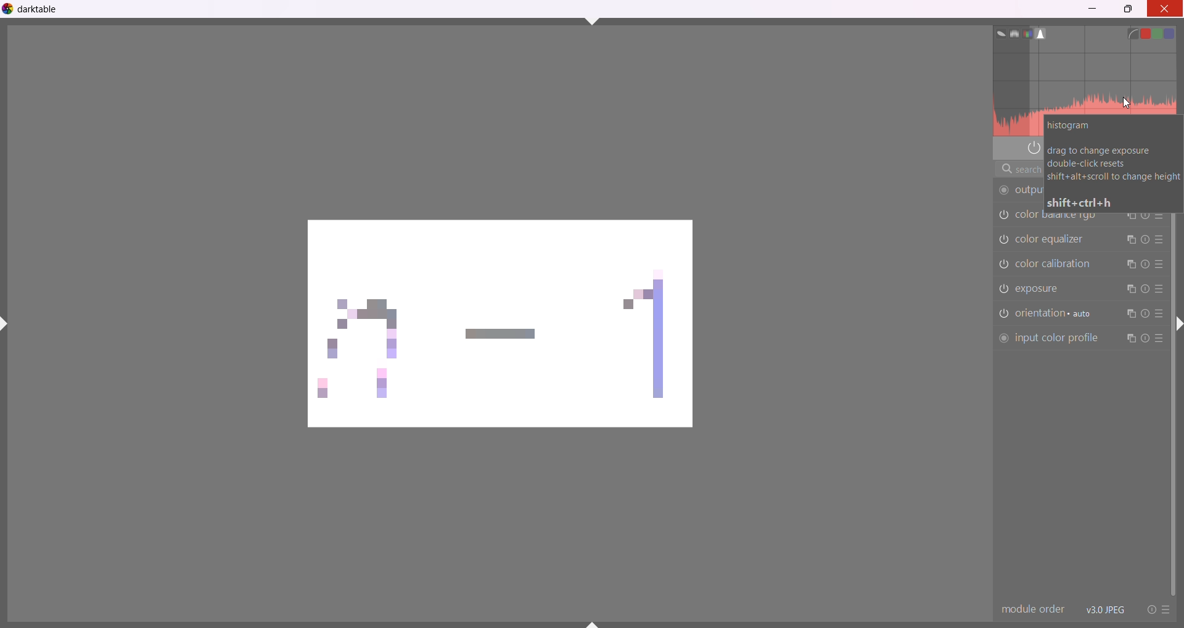 The height and width of the screenshot is (628, 1184). I want to click on presets, so click(1159, 290).